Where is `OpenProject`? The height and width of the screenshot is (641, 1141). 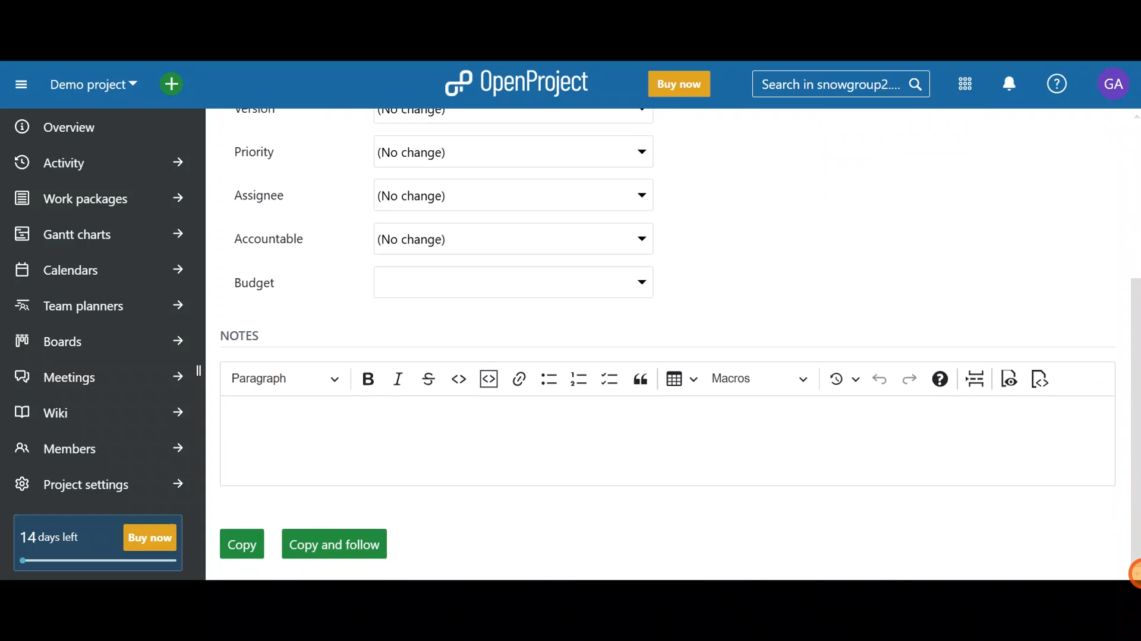 OpenProject is located at coordinates (514, 81).